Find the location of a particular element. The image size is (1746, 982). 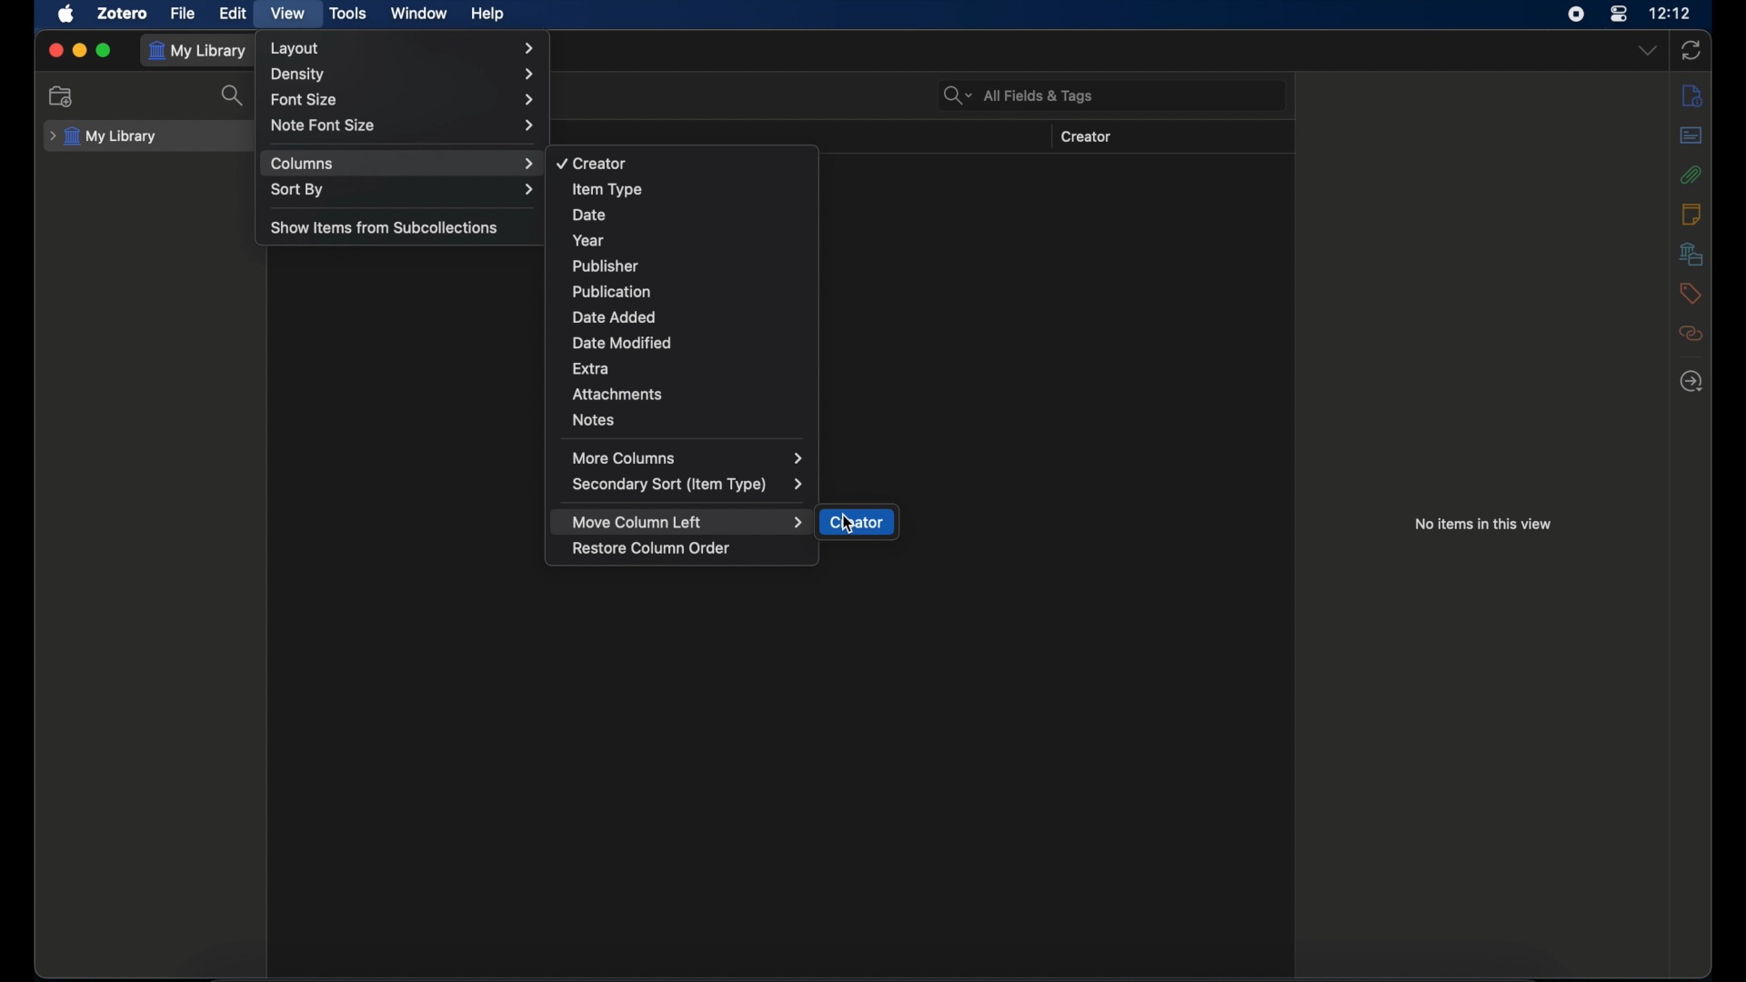

date added is located at coordinates (616, 317).